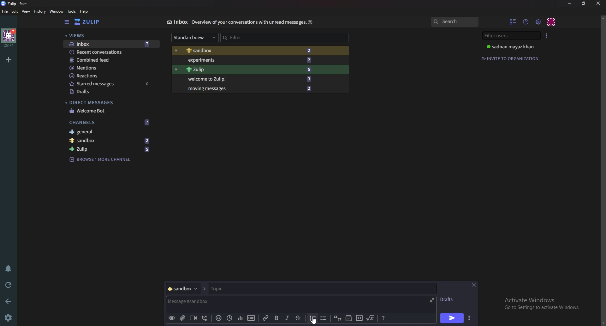 The width and height of the screenshot is (606, 326). I want to click on Italic, so click(287, 319).